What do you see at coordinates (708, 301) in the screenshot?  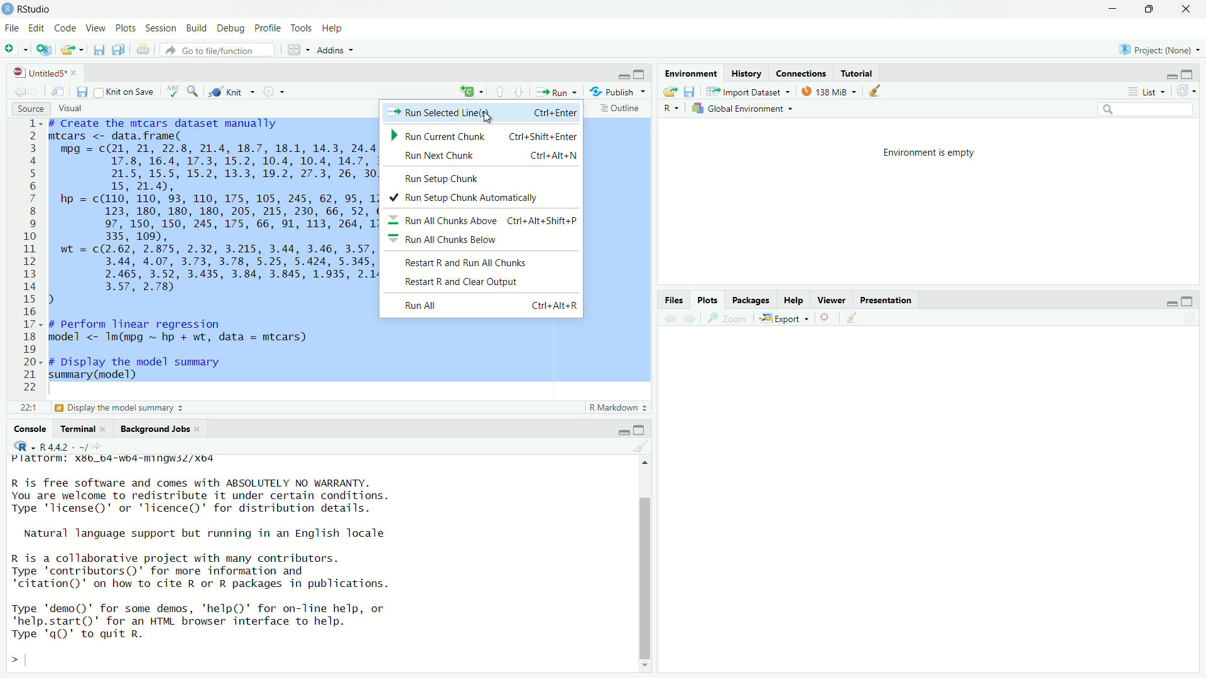 I see `Plots` at bounding box center [708, 301].